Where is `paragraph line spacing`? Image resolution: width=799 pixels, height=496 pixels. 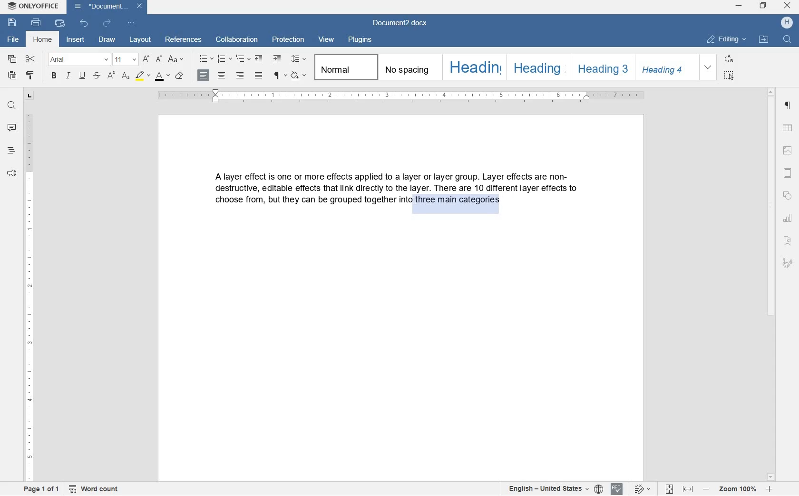
paragraph line spacing is located at coordinates (300, 60).